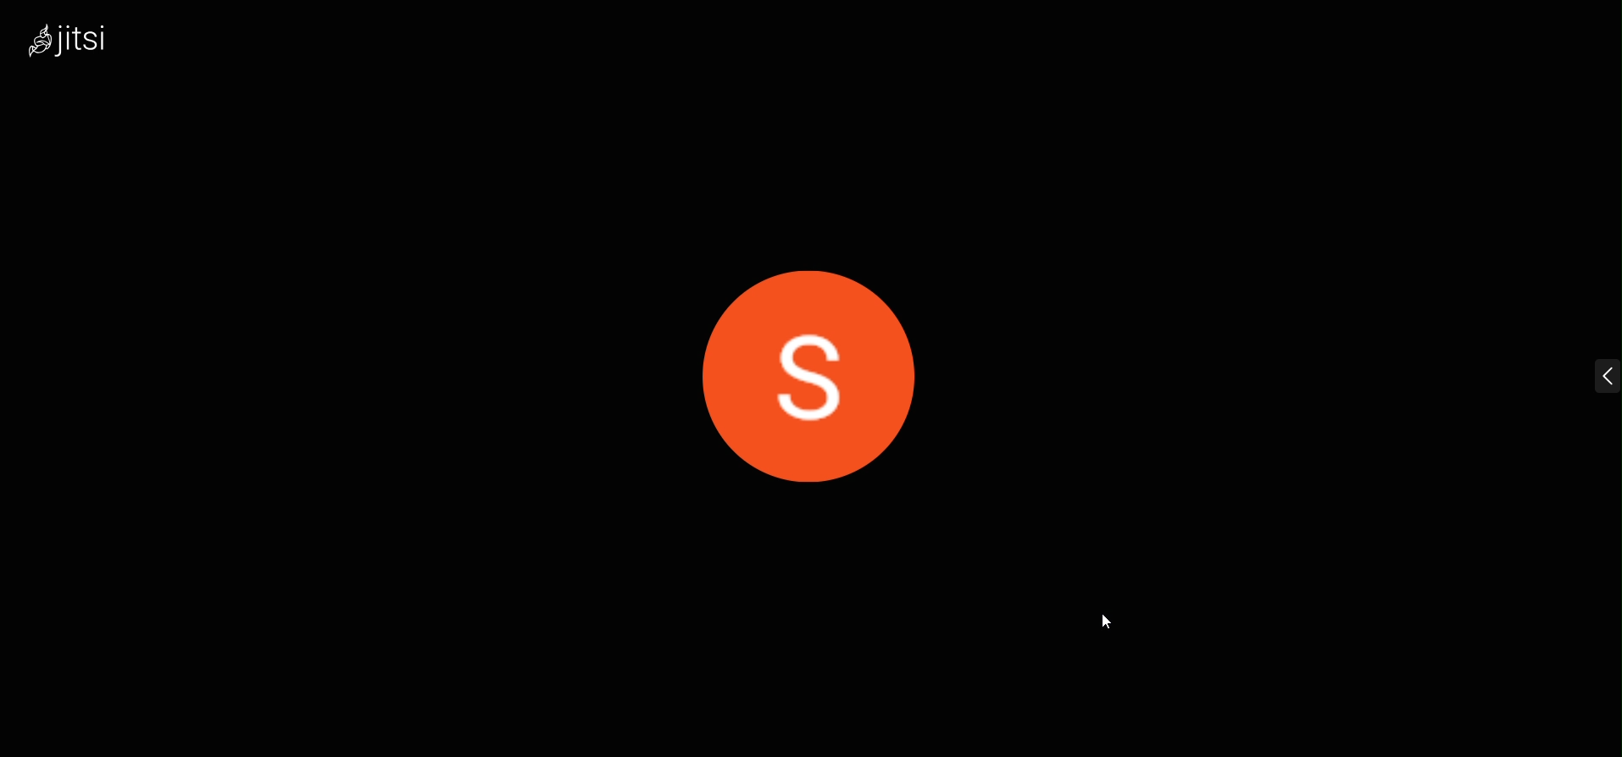 The width and height of the screenshot is (1622, 757). What do you see at coordinates (1102, 616) in the screenshot?
I see `cursor` at bounding box center [1102, 616].